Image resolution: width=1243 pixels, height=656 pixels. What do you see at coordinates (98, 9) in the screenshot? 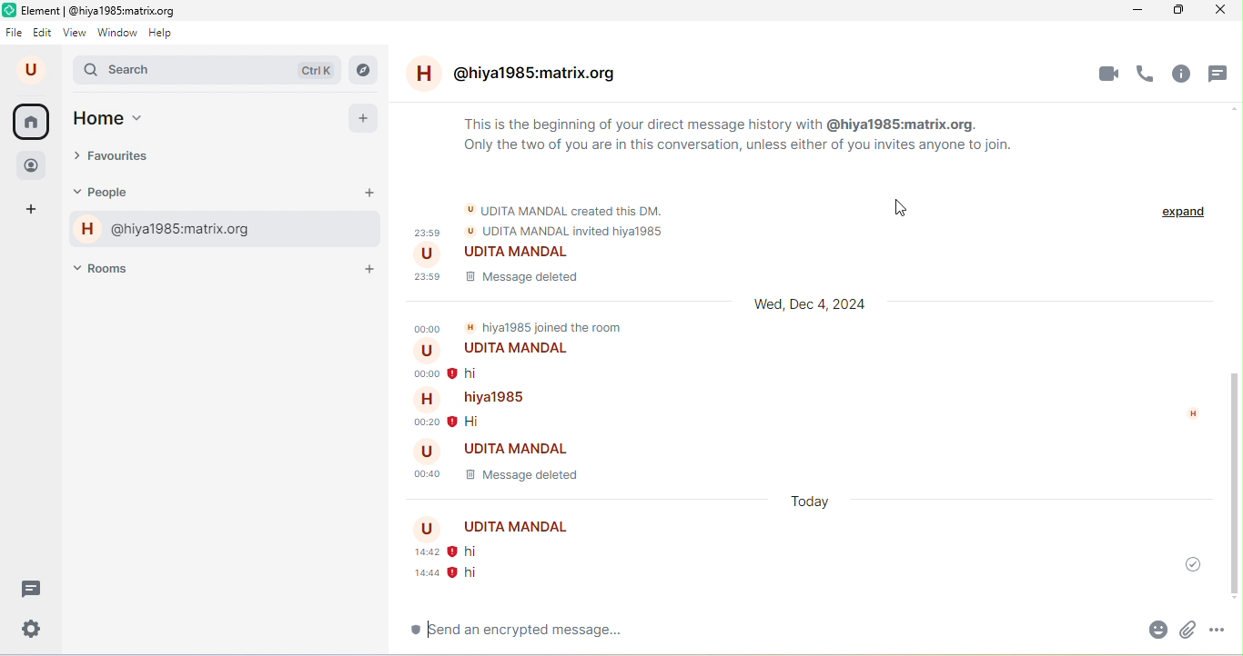
I see `title` at bounding box center [98, 9].